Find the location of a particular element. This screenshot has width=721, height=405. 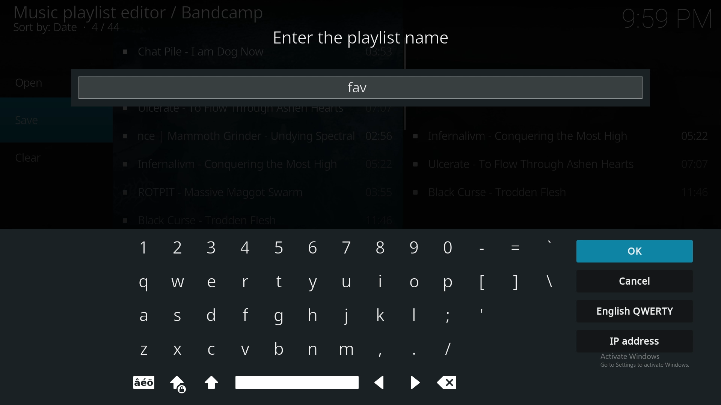

keyboard input is located at coordinates (143, 284).